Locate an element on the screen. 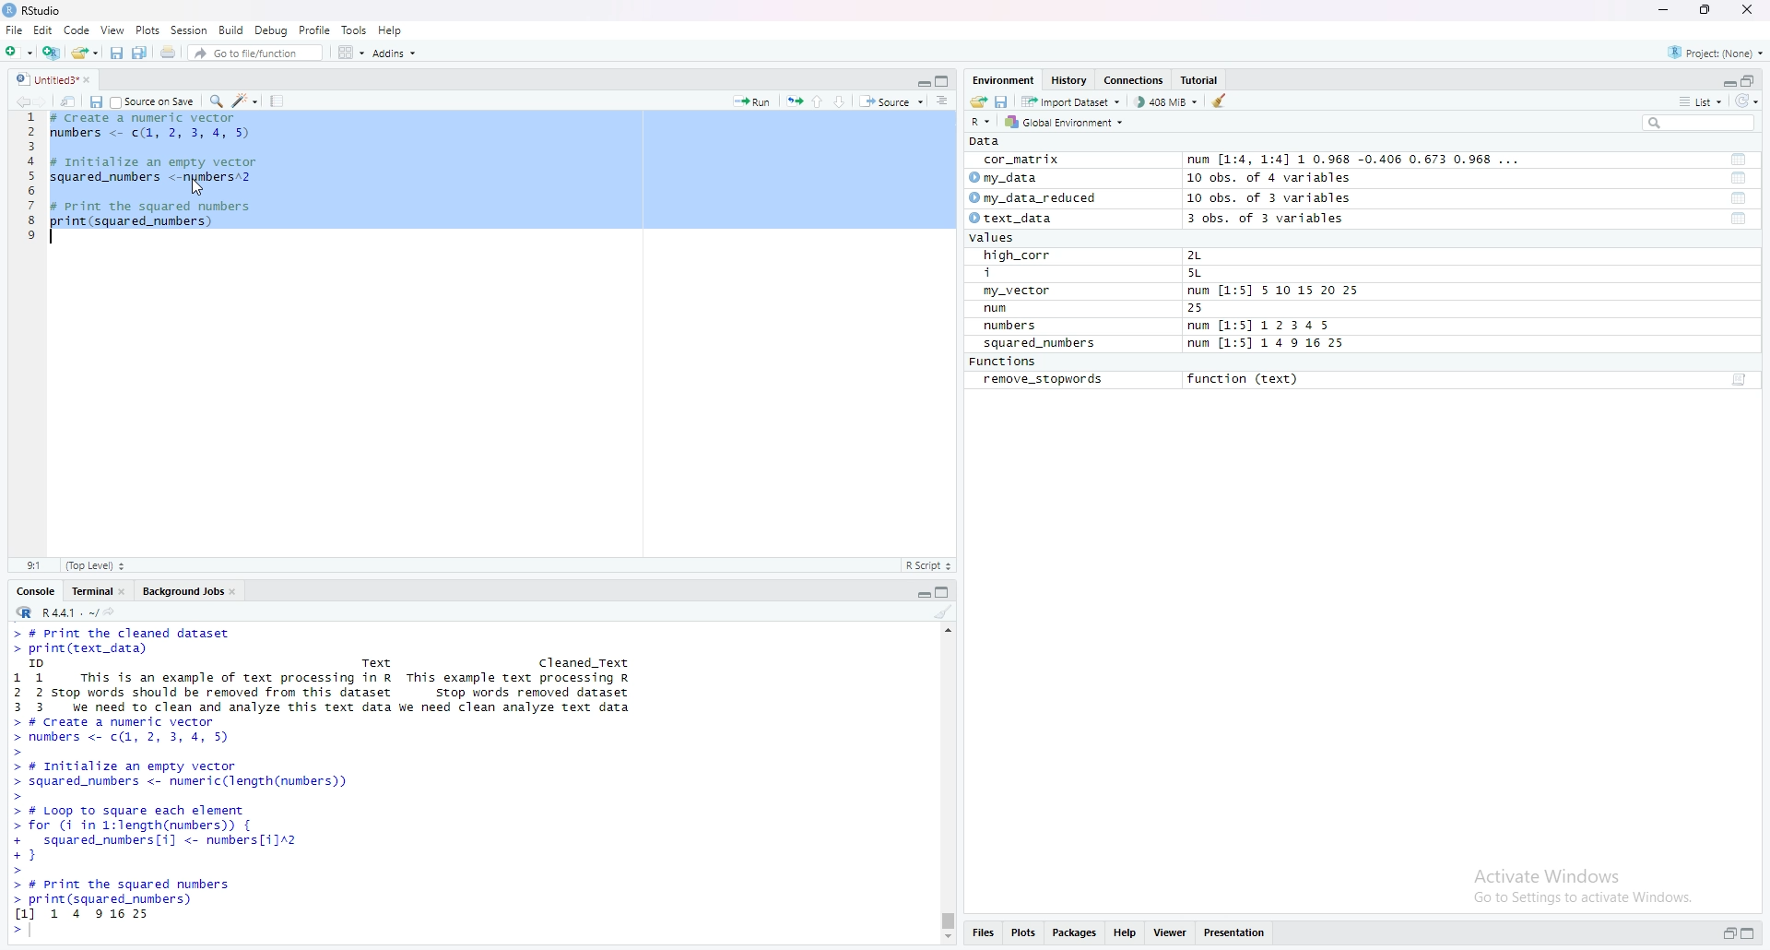 The height and width of the screenshot is (950, 1770). code tools is located at coordinates (245, 100).